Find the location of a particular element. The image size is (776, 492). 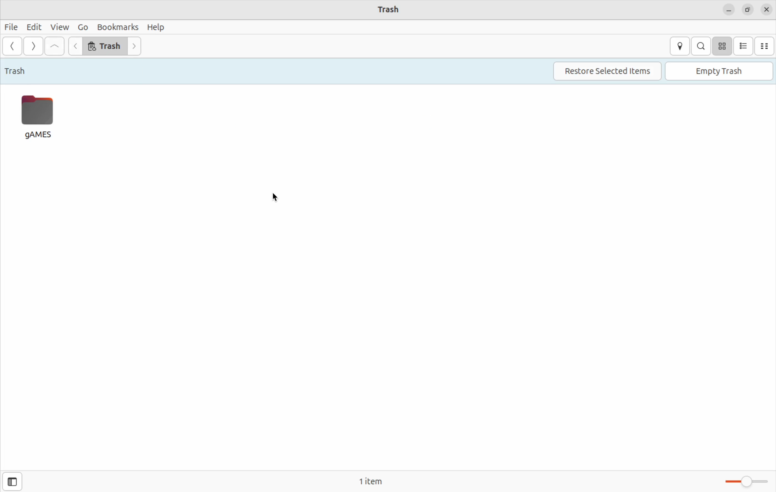

resize is located at coordinates (748, 9).